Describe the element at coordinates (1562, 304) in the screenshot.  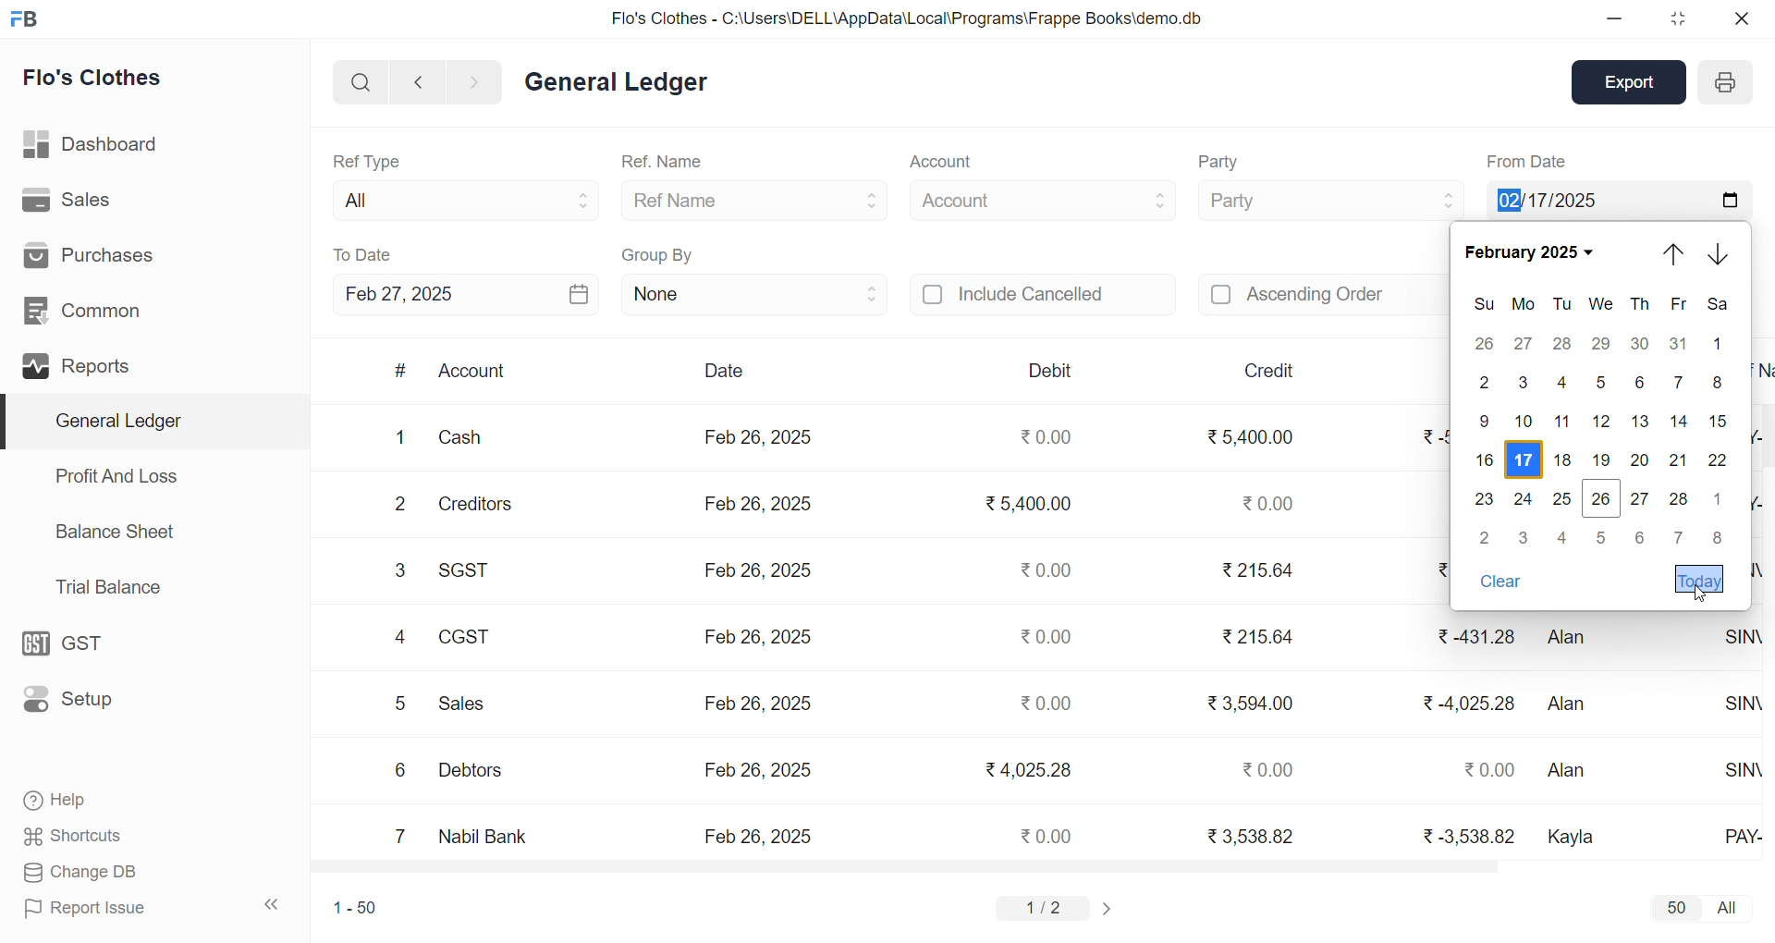
I see `Tu` at that location.